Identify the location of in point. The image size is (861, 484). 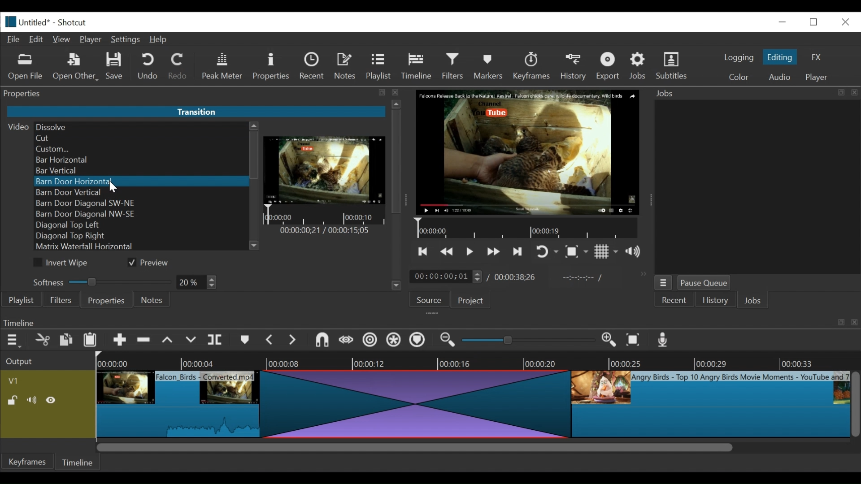
(580, 279).